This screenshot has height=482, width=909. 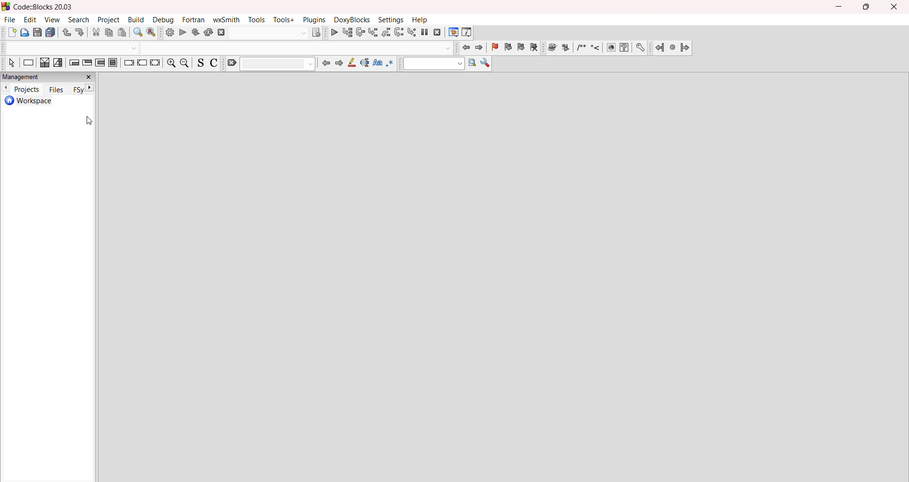 What do you see at coordinates (453, 32) in the screenshot?
I see `debugging window ` at bounding box center [453, 32].